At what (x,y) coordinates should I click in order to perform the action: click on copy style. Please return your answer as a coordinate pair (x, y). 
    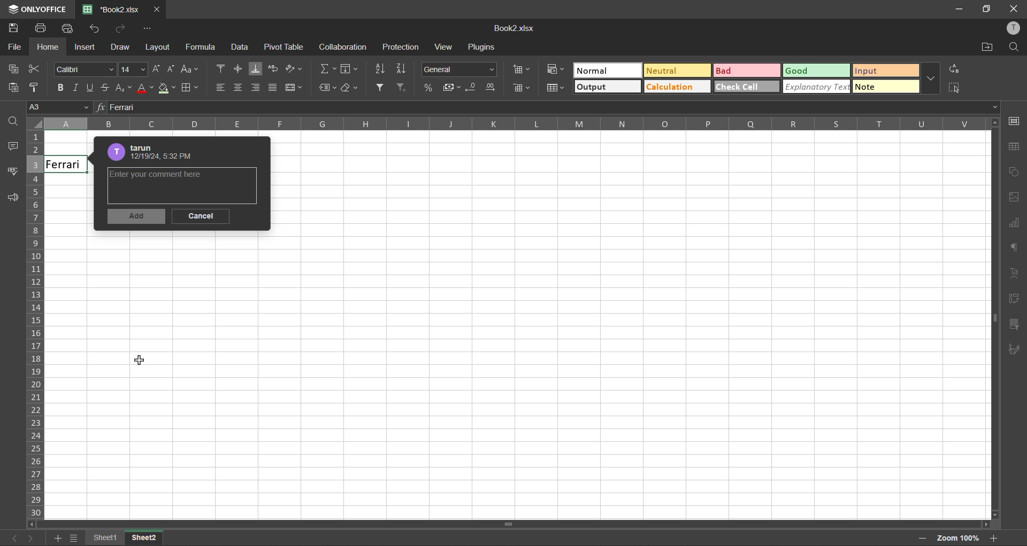
    Looking at the image, I should click on (35, 89).